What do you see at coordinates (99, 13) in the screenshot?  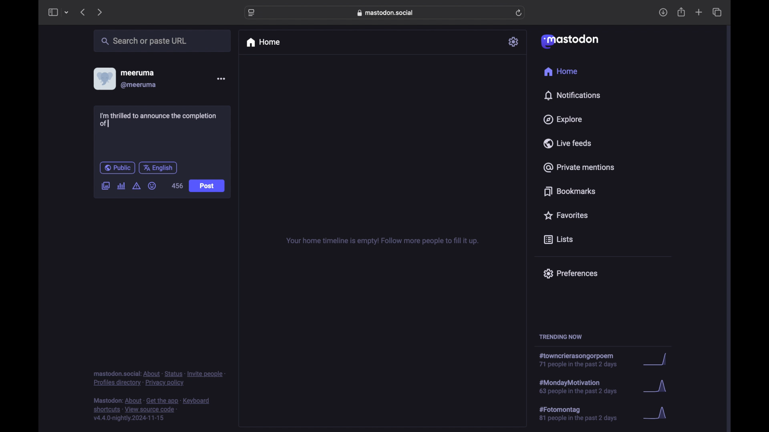 I see `next` at bounding box center [99, 13].